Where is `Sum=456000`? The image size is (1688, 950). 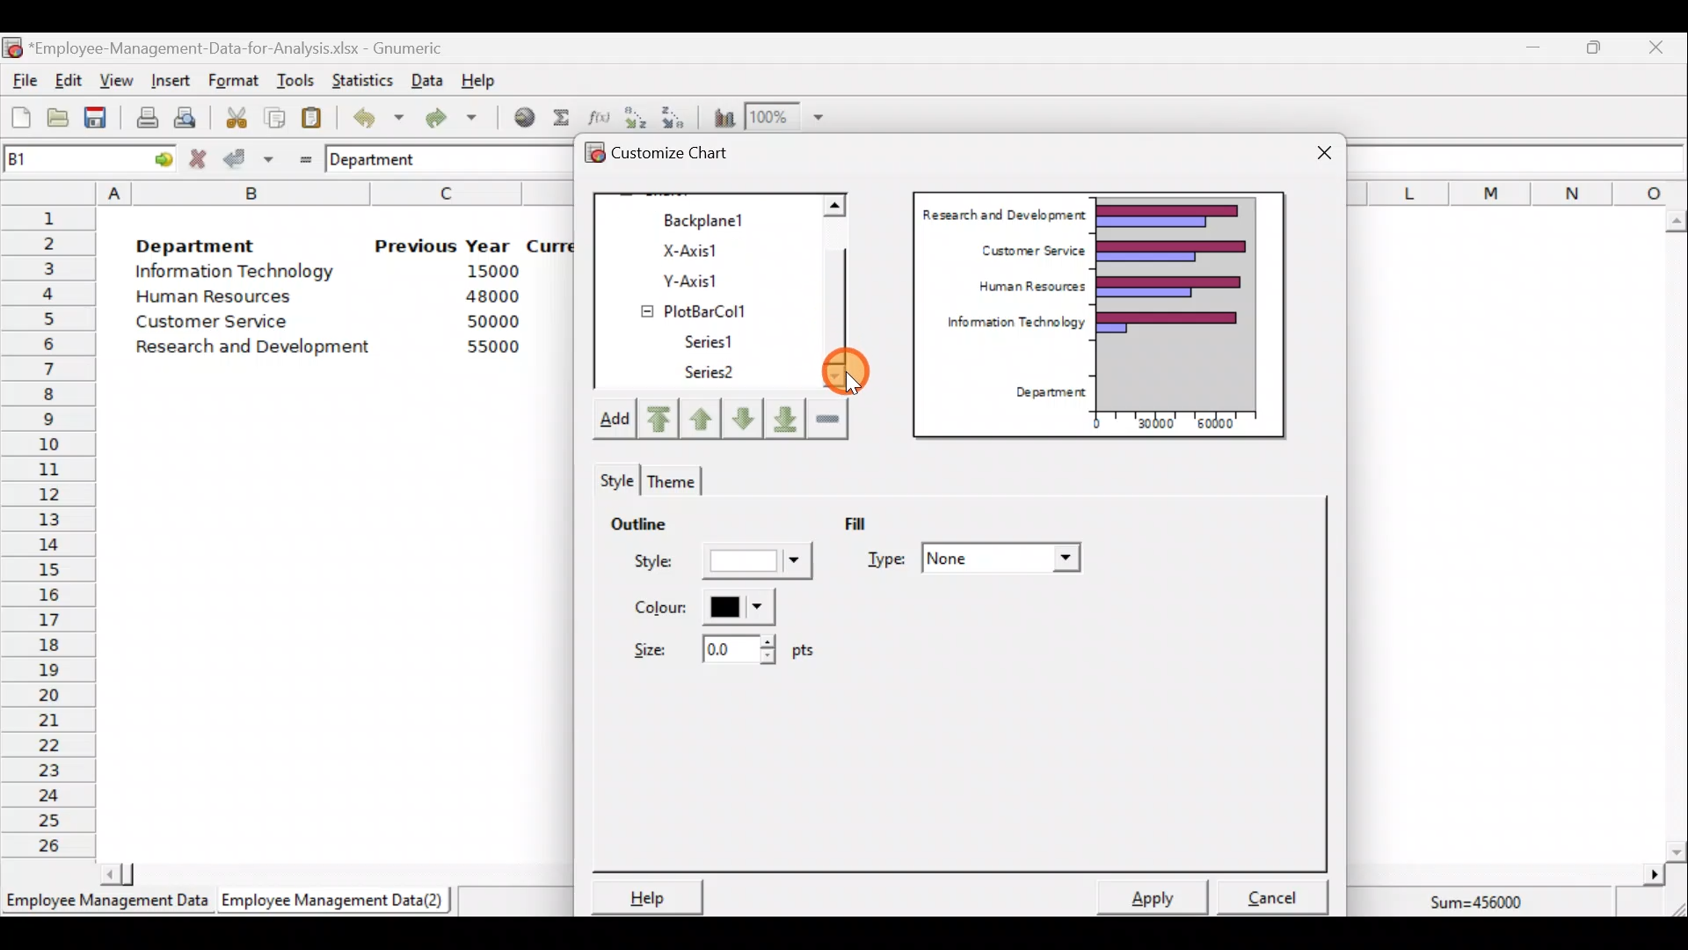 Sum=456000 is located at coordinates (1486, 905).